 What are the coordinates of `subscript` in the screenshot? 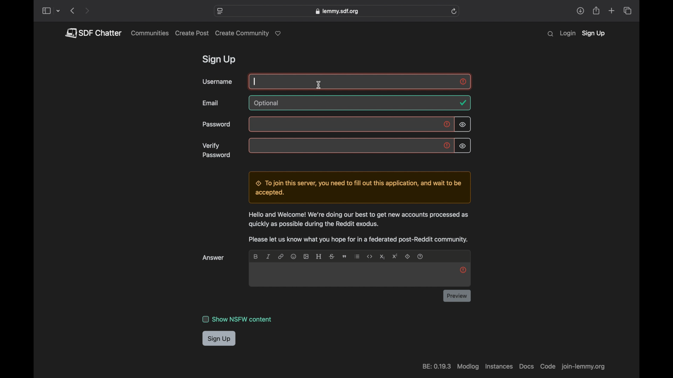 It's located at (382, 257).